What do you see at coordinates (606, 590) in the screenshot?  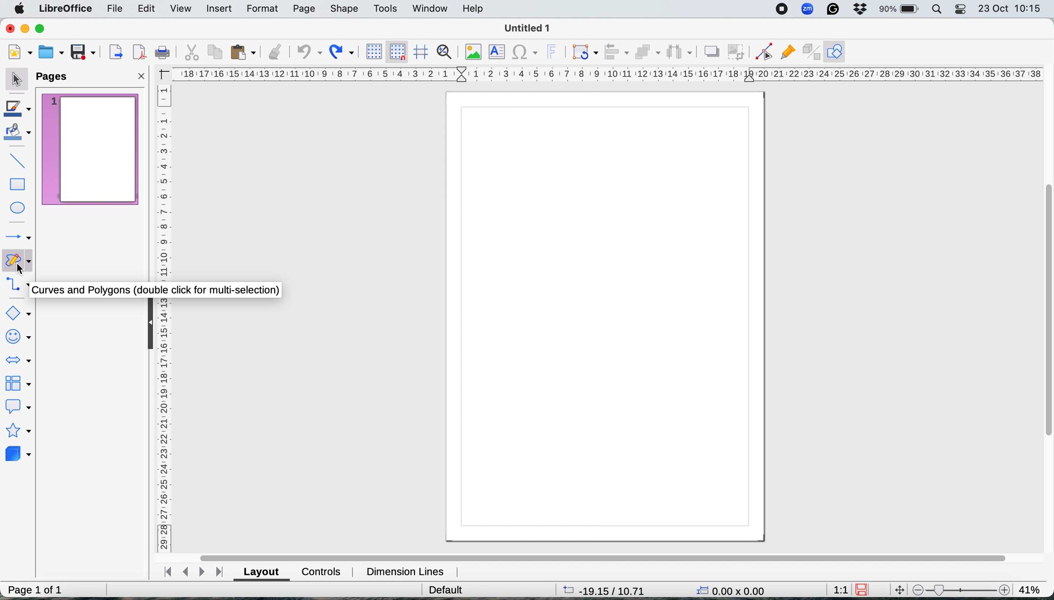 I see `page dimensions` at bounding box center [606, 590].